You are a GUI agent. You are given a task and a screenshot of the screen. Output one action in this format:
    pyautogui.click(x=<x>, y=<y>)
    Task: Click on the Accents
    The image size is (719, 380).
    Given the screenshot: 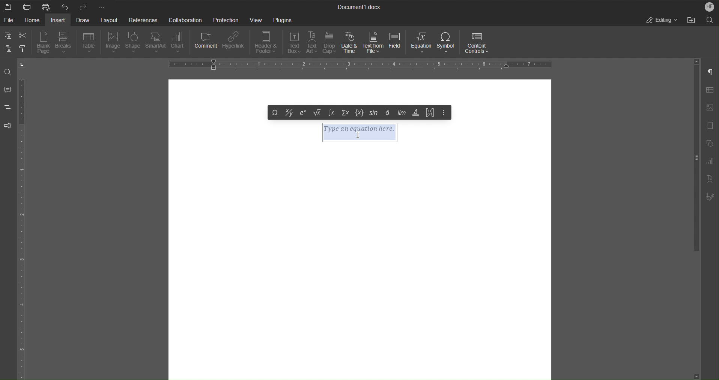 What is the action you would take?
    pyautogui.click(x=388, y=112)
    